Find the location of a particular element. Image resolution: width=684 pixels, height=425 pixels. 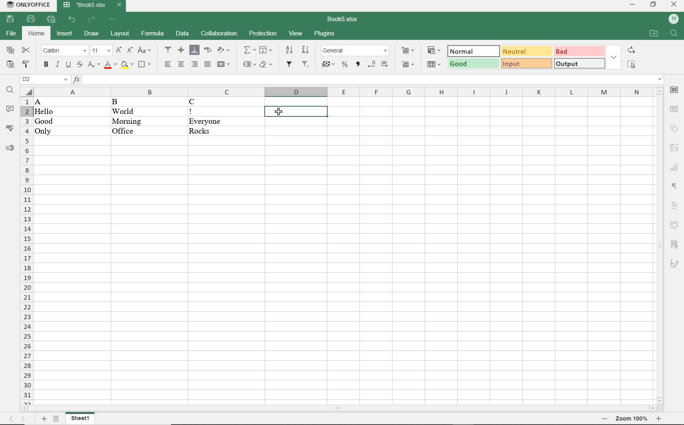

PARAGRAPH SETTINGS is located at coordinates (674, 187).